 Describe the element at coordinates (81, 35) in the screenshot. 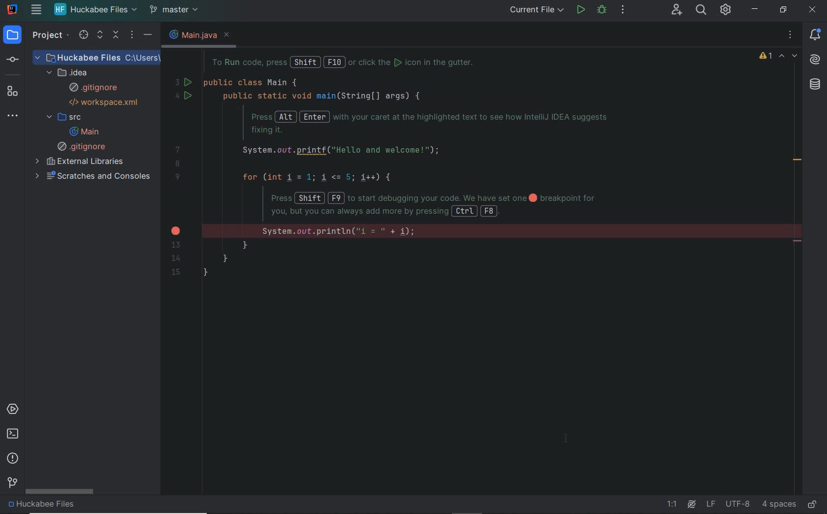

I see `select opened file` at that location.